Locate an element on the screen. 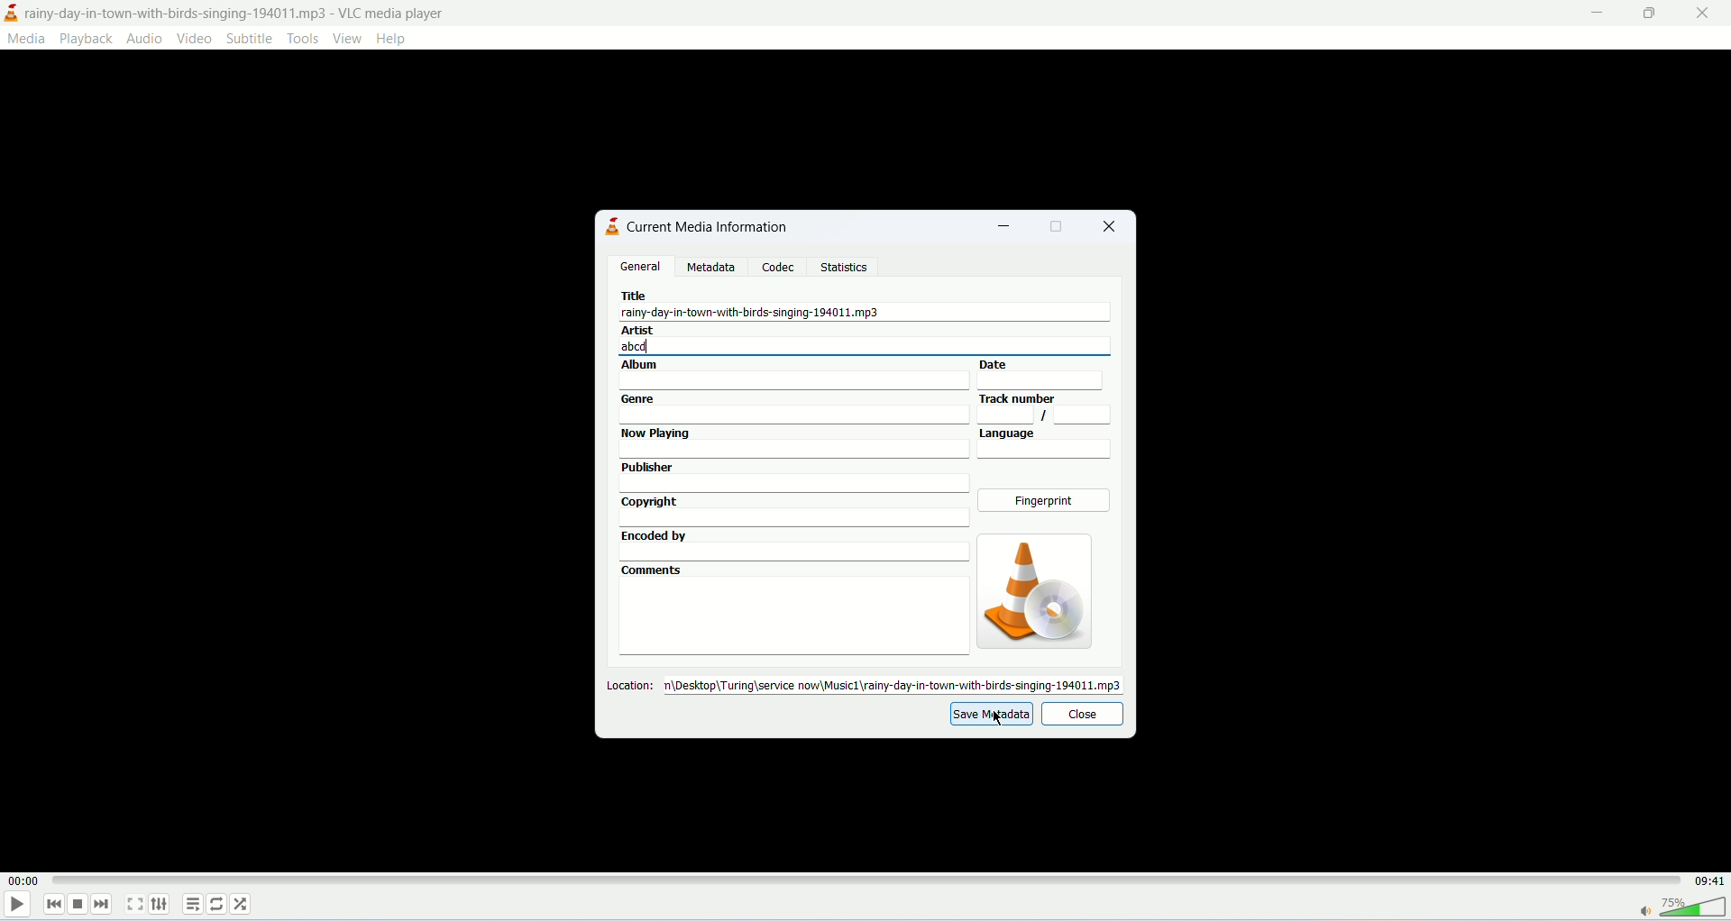  genre is located at coordinates (792, 408).